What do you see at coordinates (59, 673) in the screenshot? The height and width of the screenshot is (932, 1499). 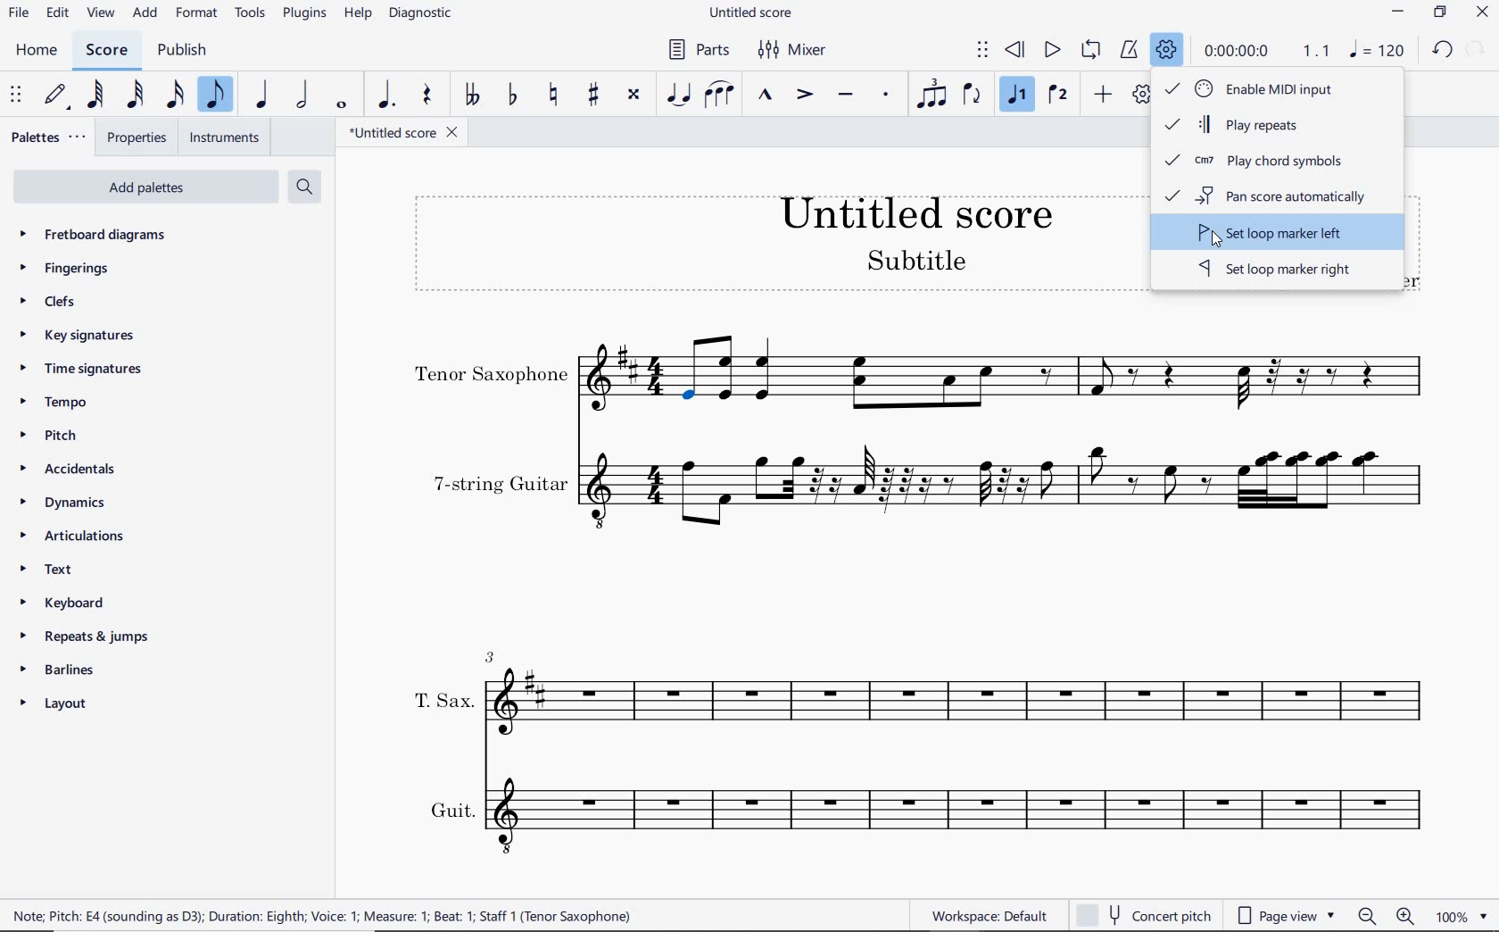 I see `BARLINES` at bounding box center [59, 673].